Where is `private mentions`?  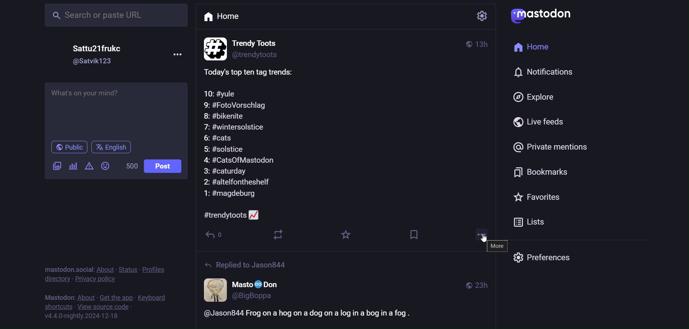 private mentions is located at coordinates (546, 149).